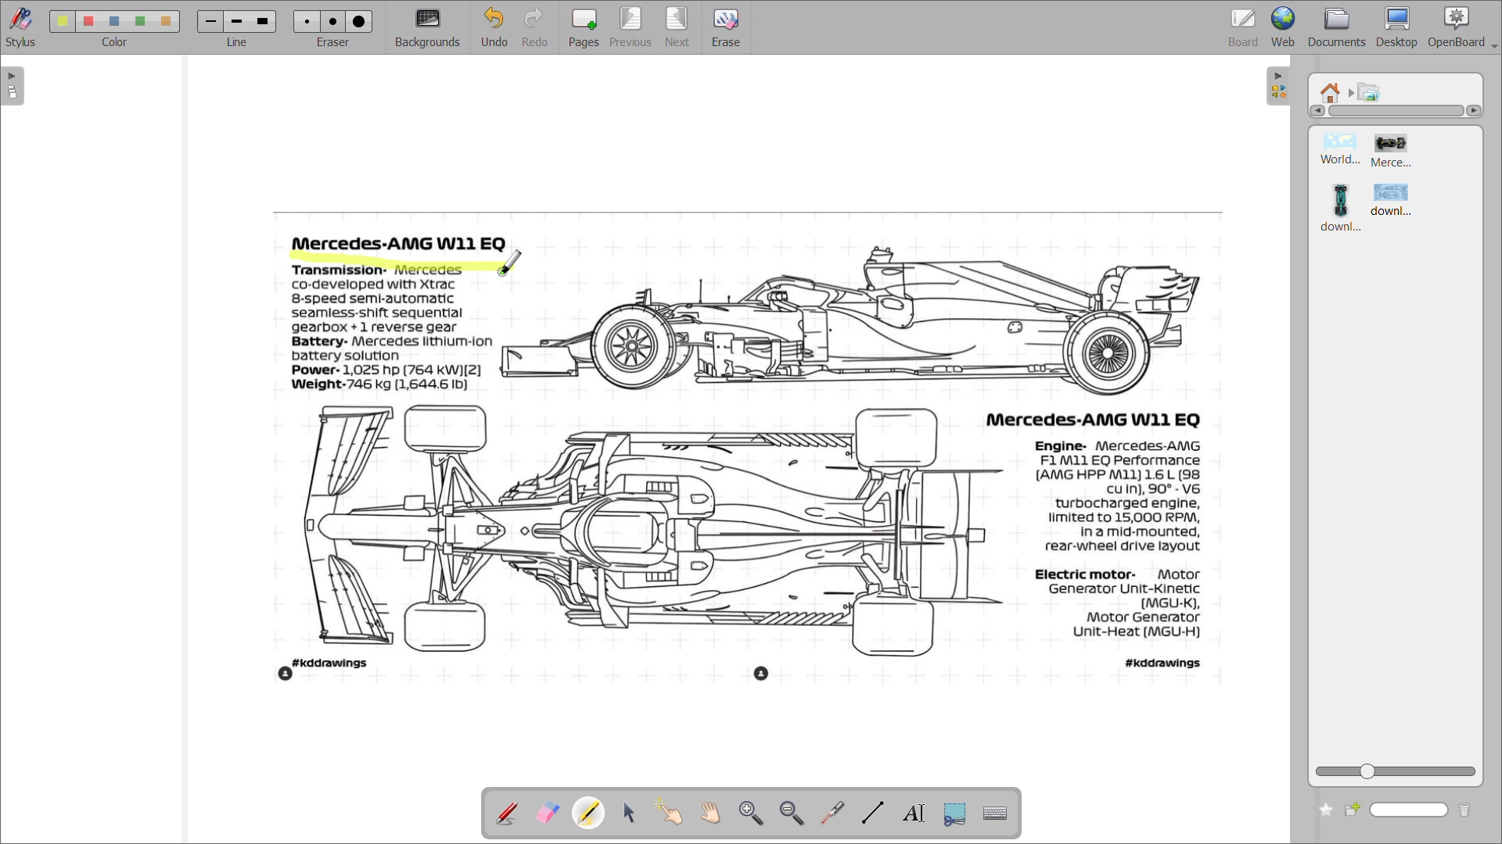  What do you see at coordinates (60, 22) in the screenshot?
I see `color 1` at bounding box center [60, 22].